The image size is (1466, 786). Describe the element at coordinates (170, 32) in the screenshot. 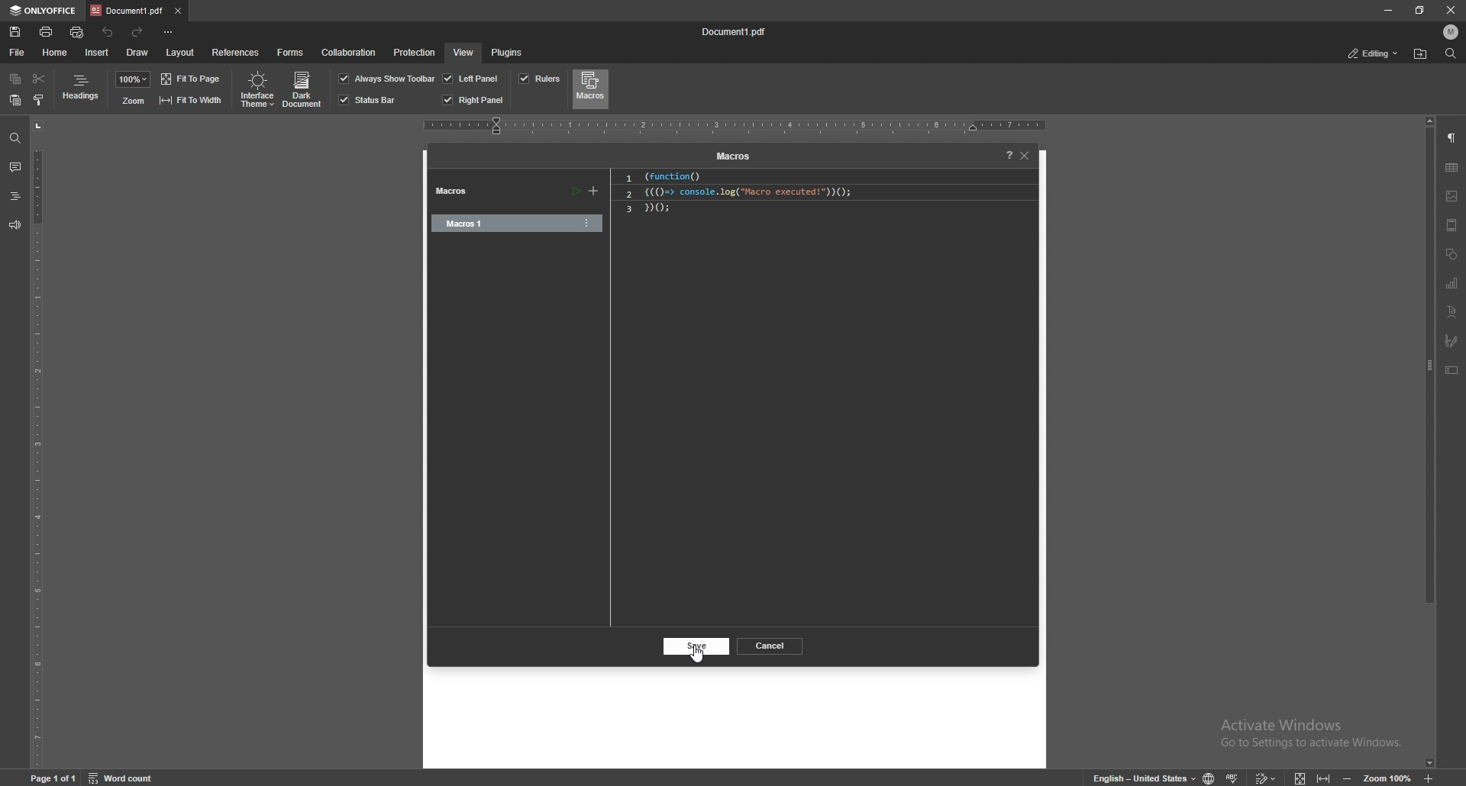

I see `customize toolbar` at that location.